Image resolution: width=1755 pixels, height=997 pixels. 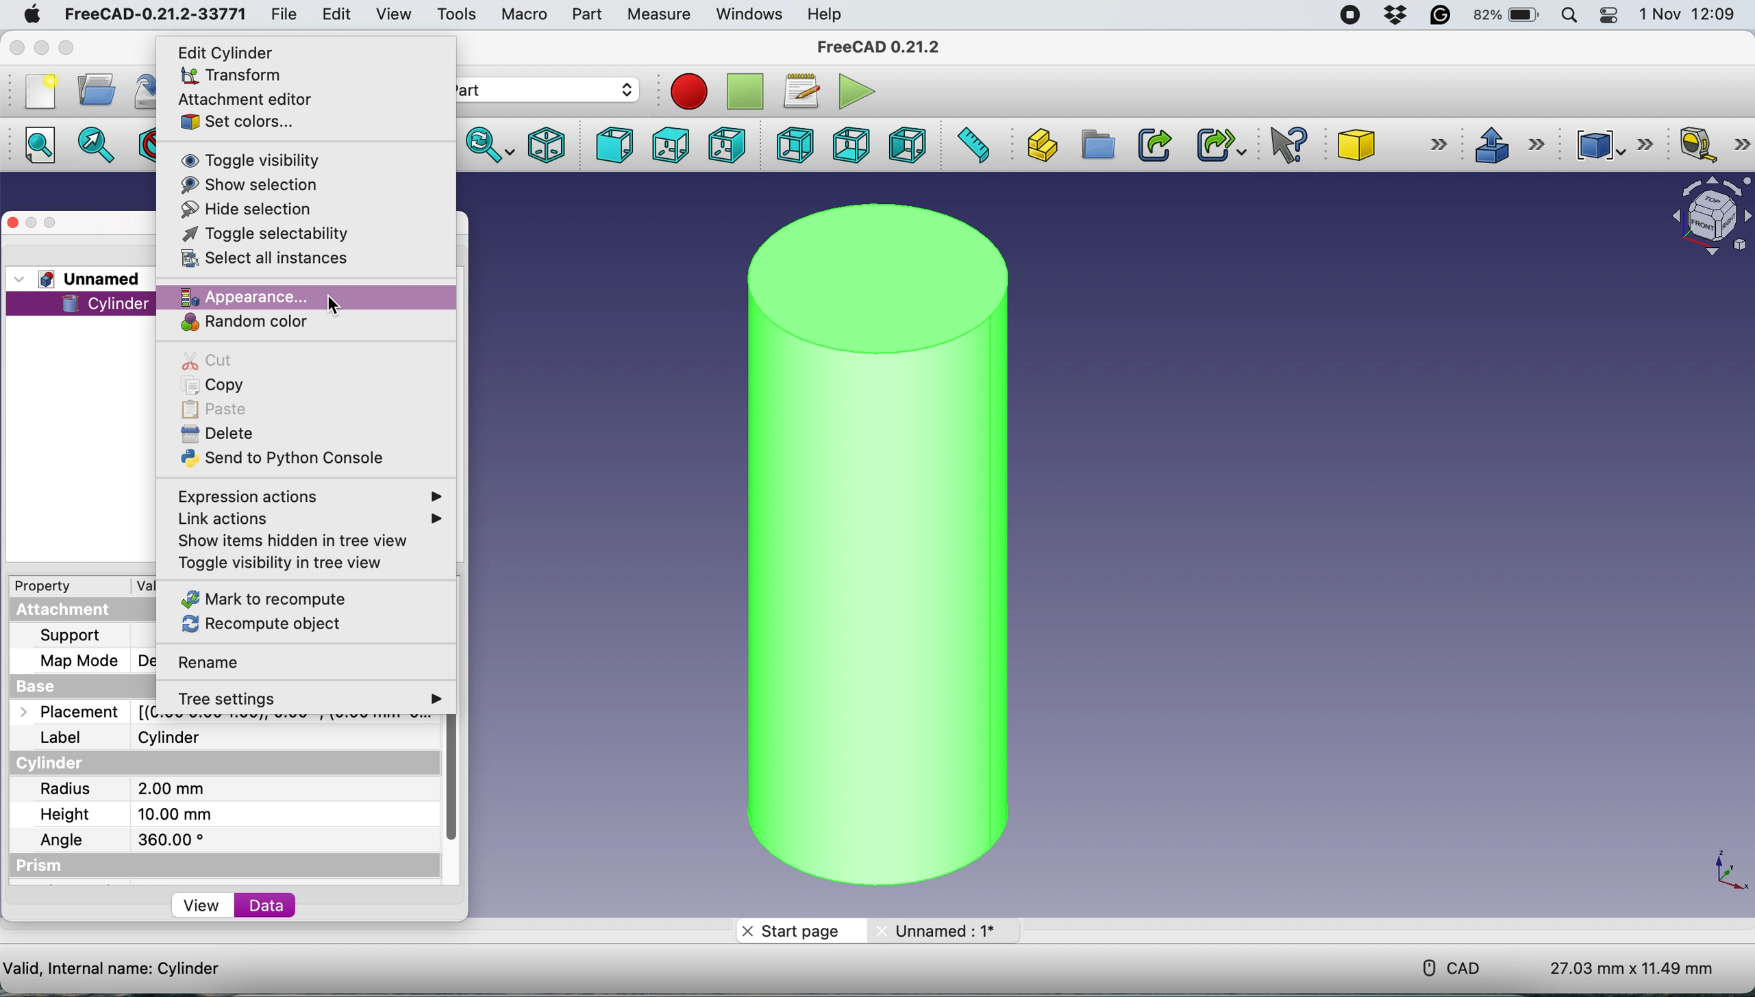 What do you see at coordinates (42, 49) in the screenshot?
I see `minimise` at bounding box center [42, 49].